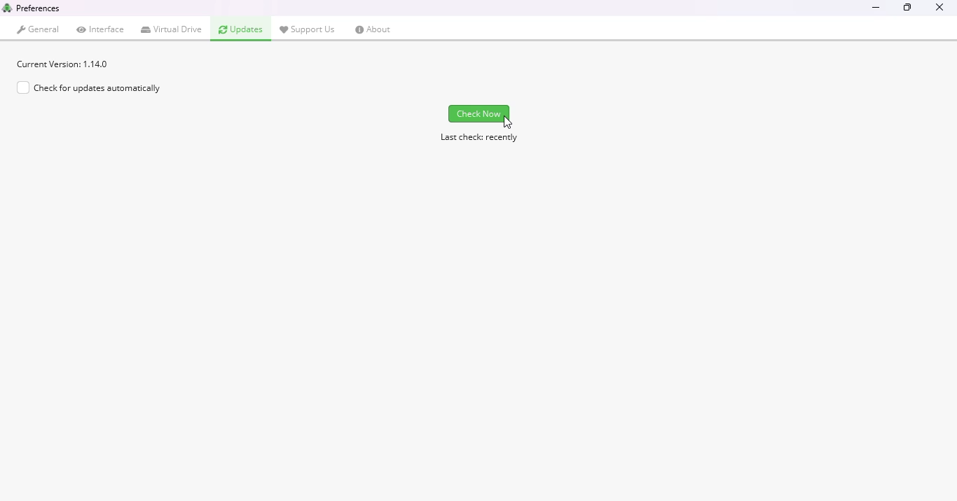 This screenshot has height=501, width=957. I want to click on support us, so click(308, 29).